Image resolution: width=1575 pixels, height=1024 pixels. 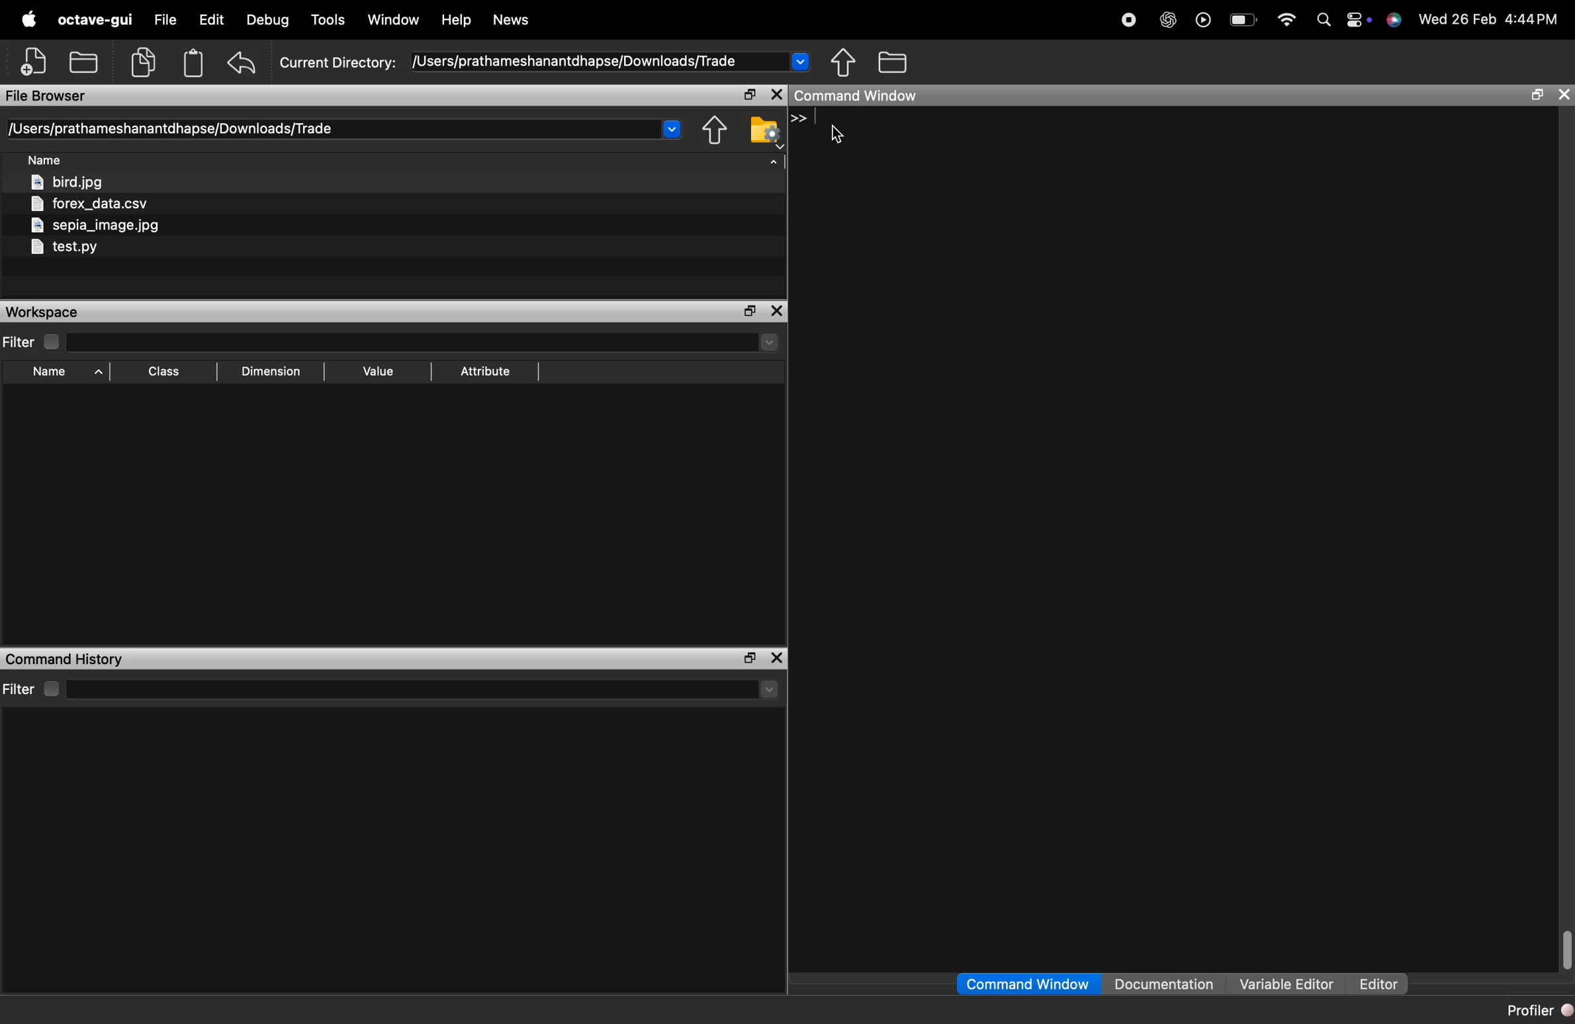 What do you see at coordinates (512, 19) in the screenshot?
I see `News` at bounding box center [512, 19].